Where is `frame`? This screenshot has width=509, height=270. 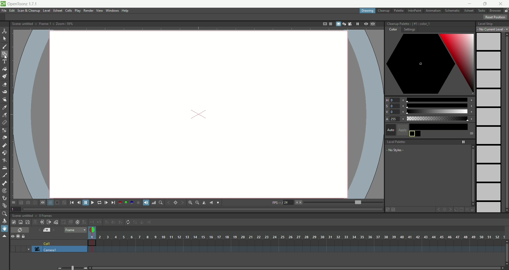
frame is located at coordinates (75, 230).